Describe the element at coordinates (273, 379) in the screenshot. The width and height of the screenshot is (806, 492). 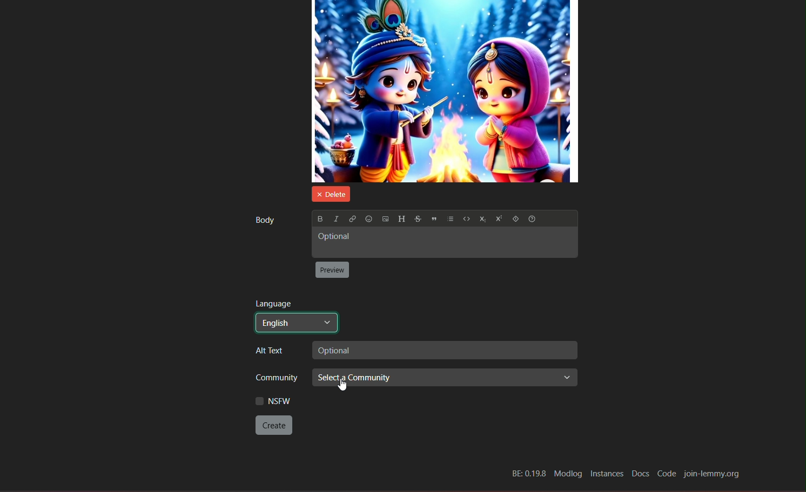
I see `Community` at that location.